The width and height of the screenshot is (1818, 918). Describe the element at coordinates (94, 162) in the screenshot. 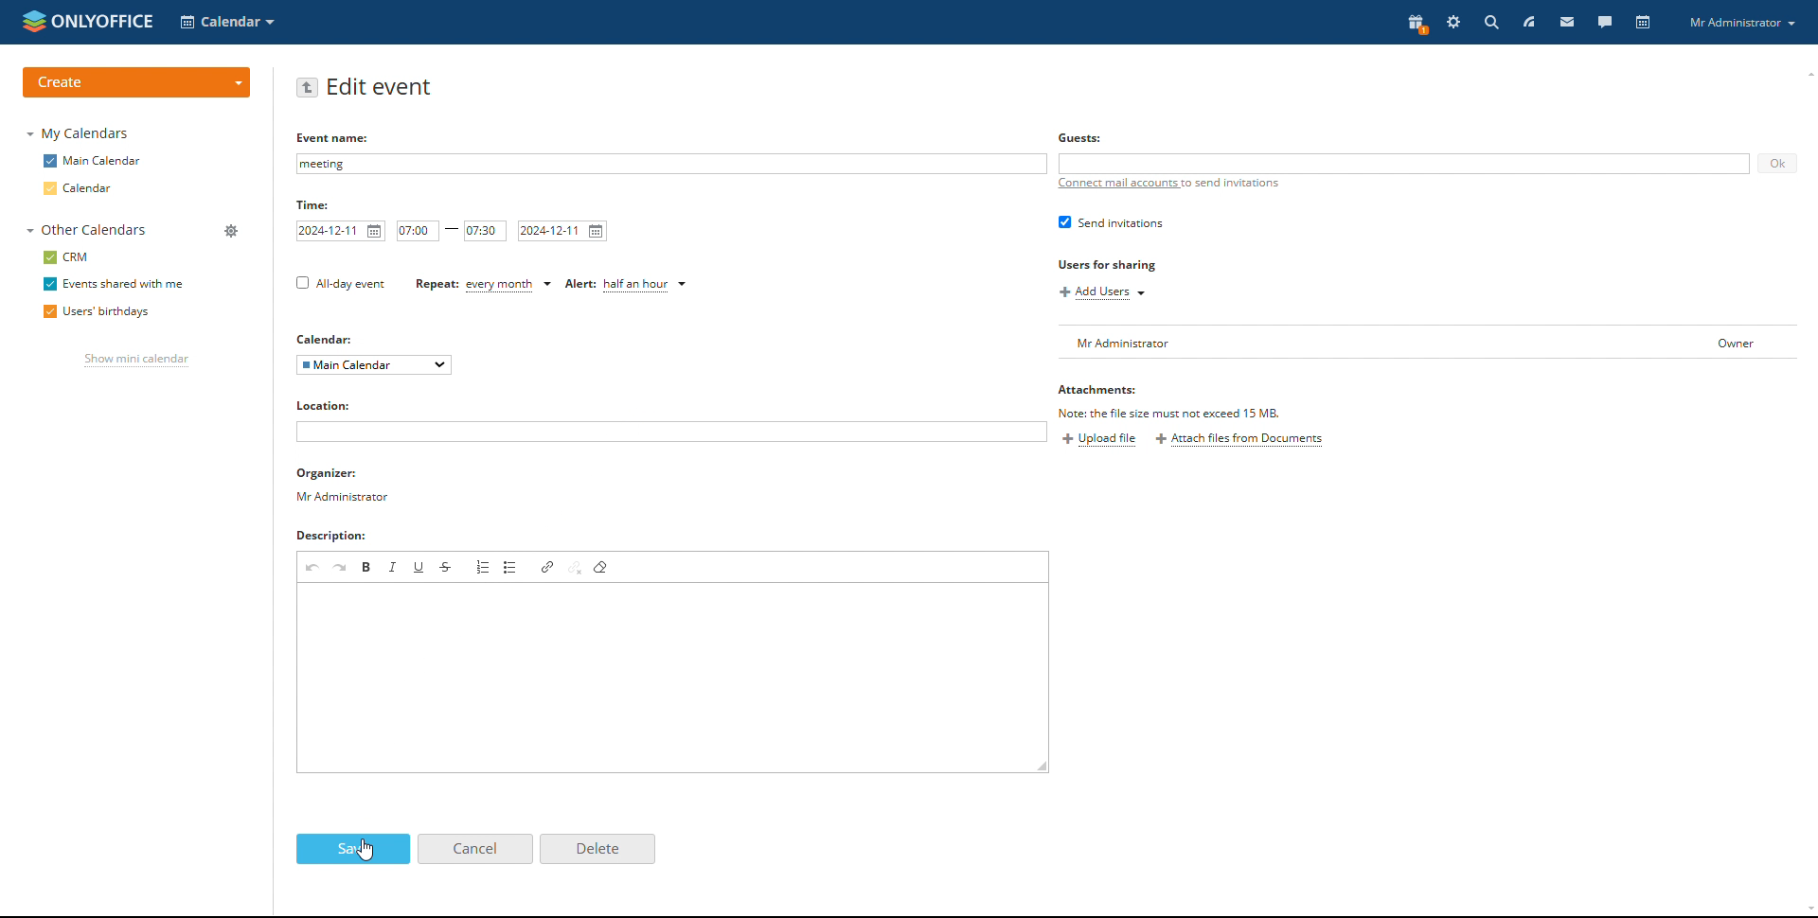

I see `main calendar` at that location.